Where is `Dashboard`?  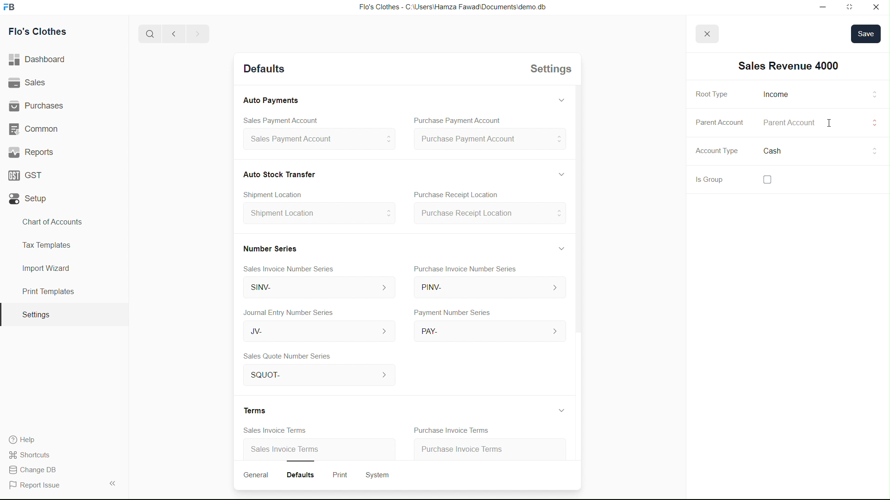
Dashboard is located at coordinates (40, 60).